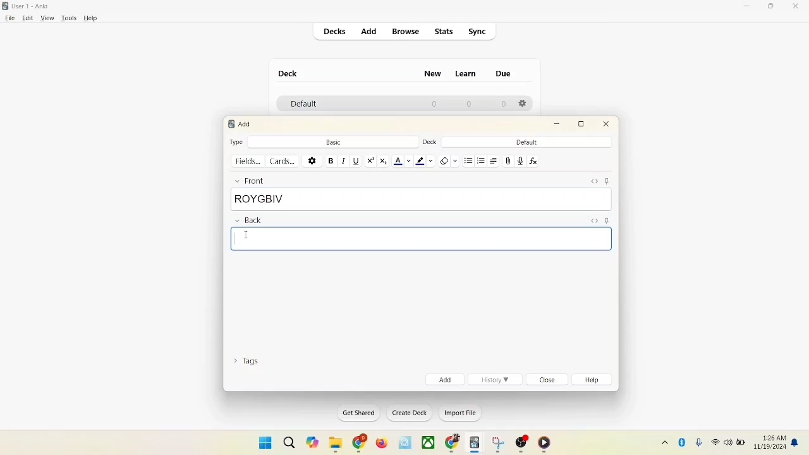  Describe the element at coordinates (355, 413) in the screenshot. I see `get shared` at that location.